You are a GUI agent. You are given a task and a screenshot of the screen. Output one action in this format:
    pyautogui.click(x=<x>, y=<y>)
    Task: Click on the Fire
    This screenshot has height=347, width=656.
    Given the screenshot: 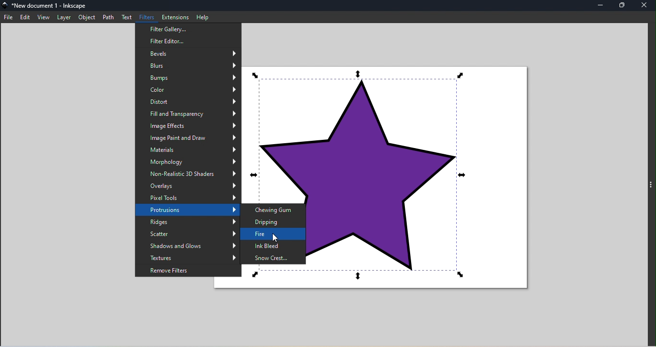 What is the action you would take?
    pyautogui.click(x=273, y=235)
    